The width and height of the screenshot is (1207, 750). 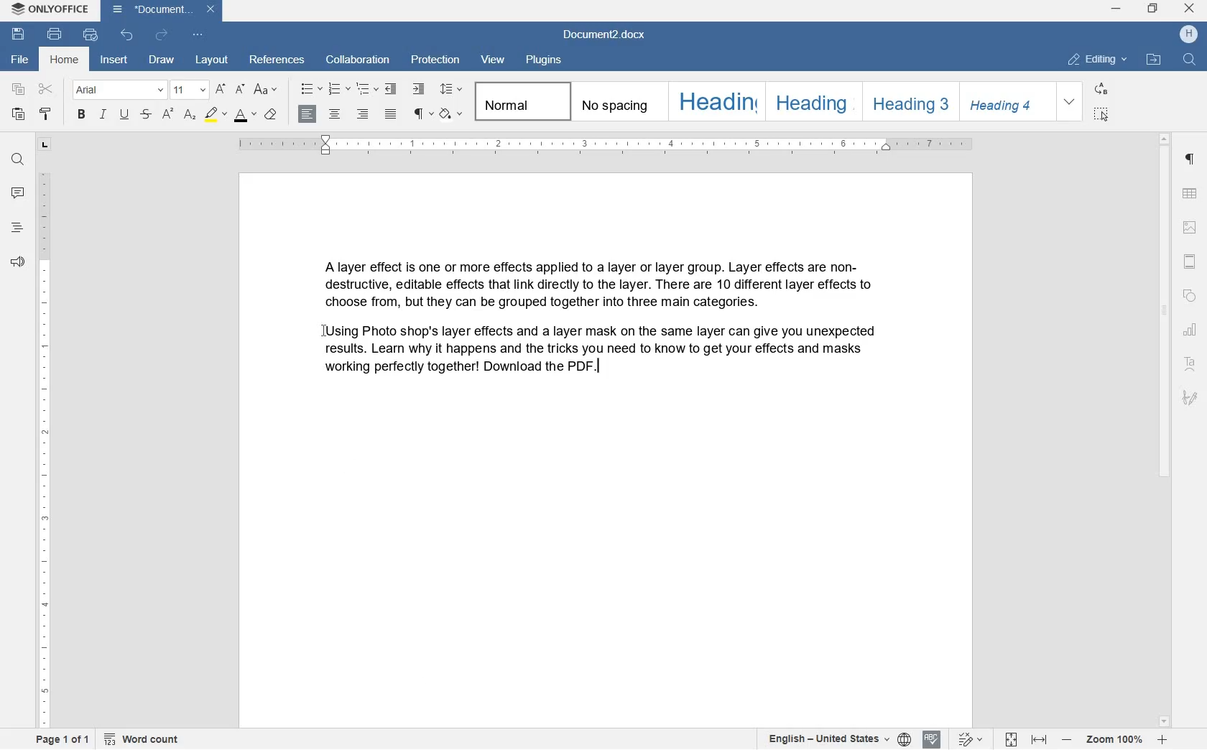 I want to click on HEADING 1, so click(x=715, y=102).